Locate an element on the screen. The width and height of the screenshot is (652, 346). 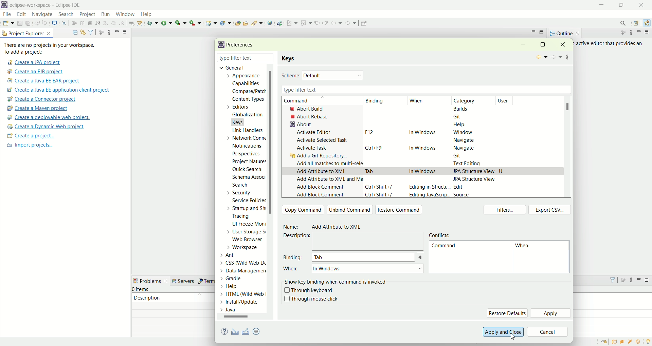
export is located at coordinates (261, 331).